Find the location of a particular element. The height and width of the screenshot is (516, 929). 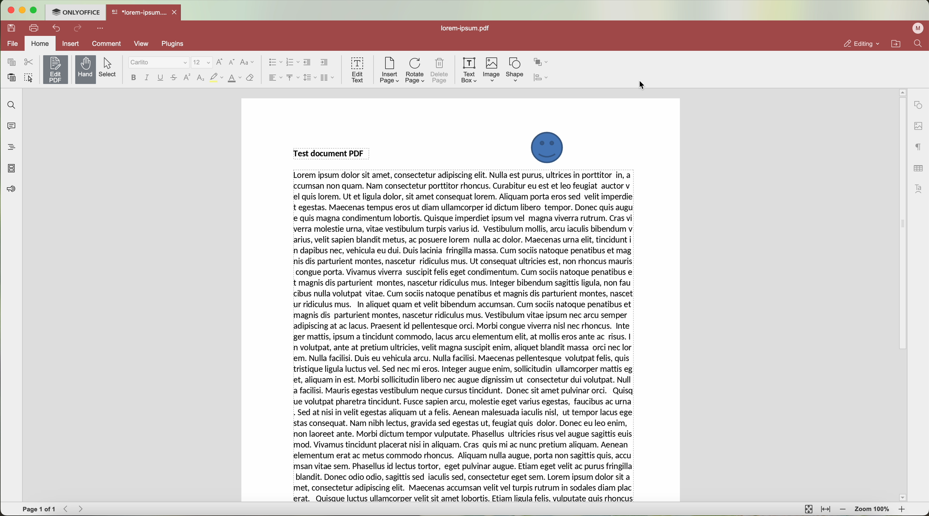

editing is located at coordinates (862, 44).